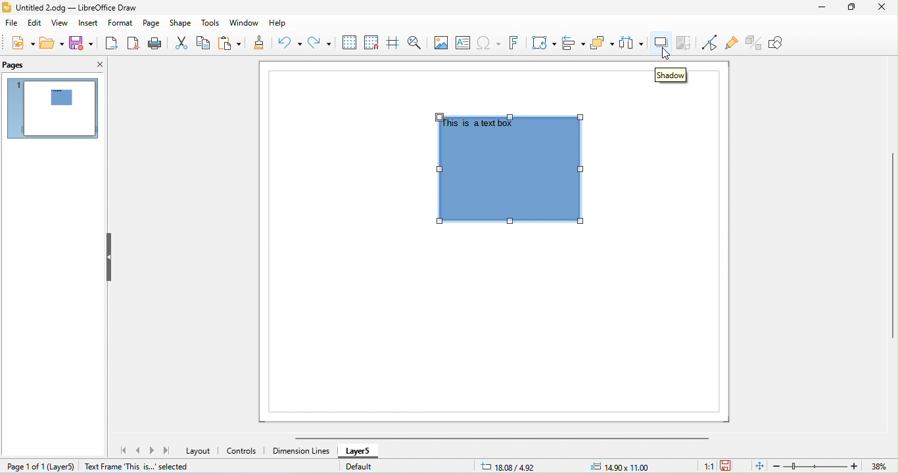  I want to click on zoom and pan, so click(418, 42).